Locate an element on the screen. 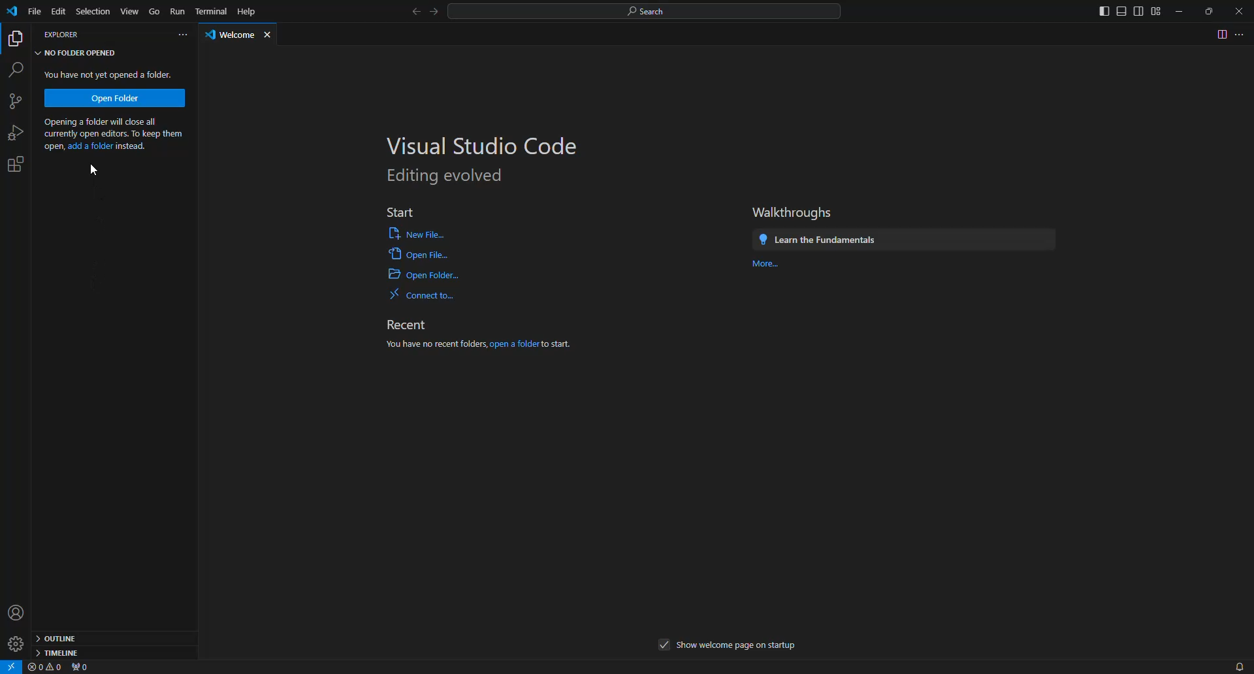  terminal is located at coordinates (212, 12).